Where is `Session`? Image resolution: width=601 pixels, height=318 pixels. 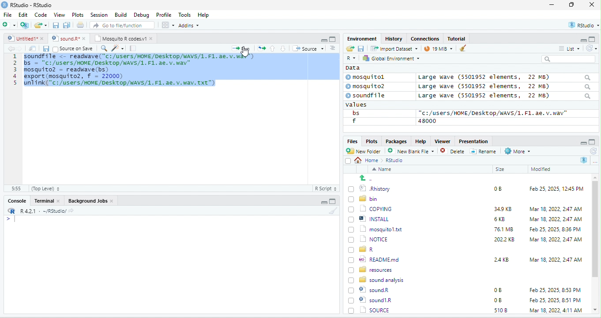
Session is located at coordinates (99, 14).